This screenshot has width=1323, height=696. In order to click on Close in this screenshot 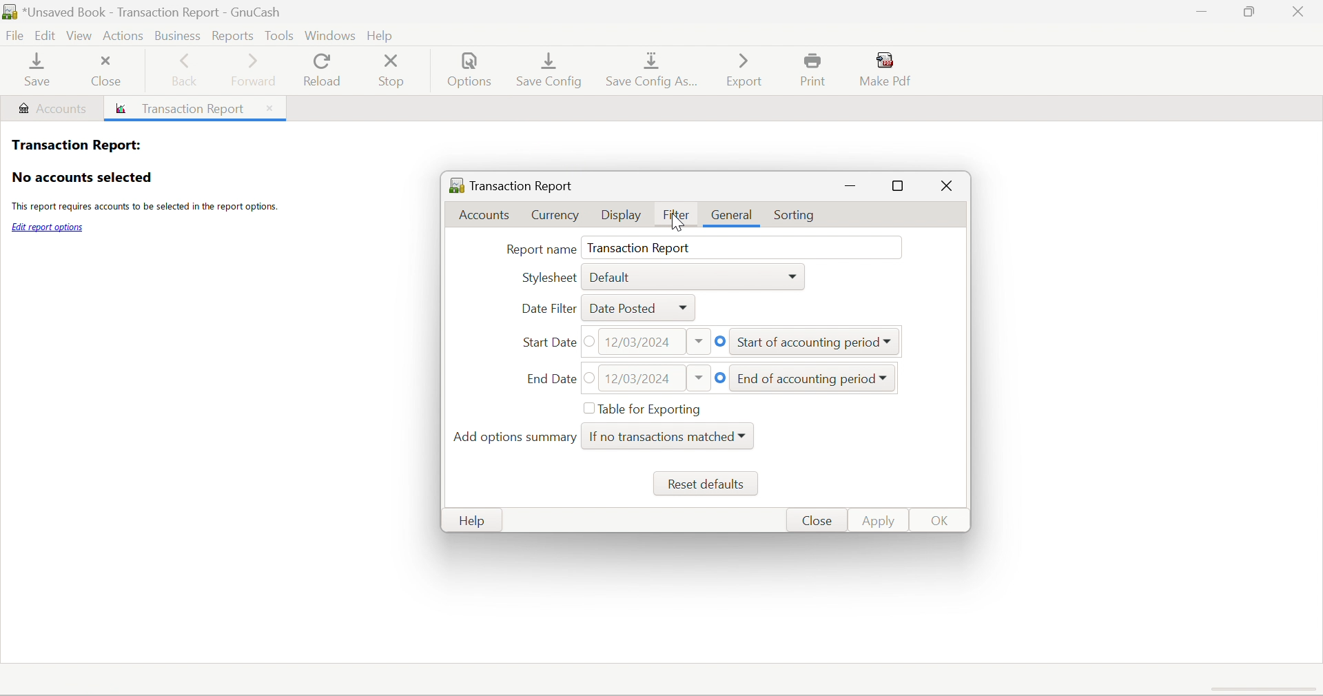, I will do `click(267, 108)`.